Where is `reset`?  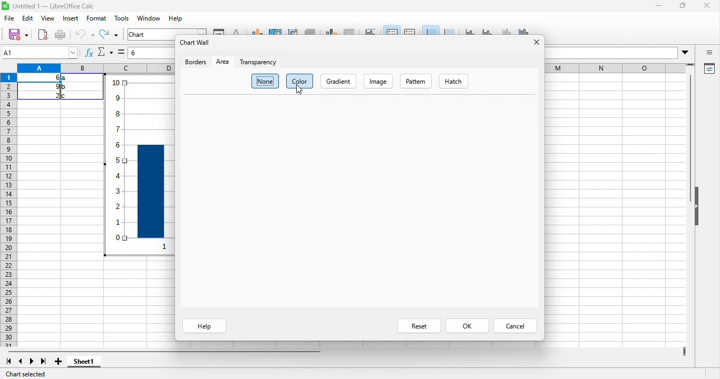
reset is located at coordinates (418, 325).